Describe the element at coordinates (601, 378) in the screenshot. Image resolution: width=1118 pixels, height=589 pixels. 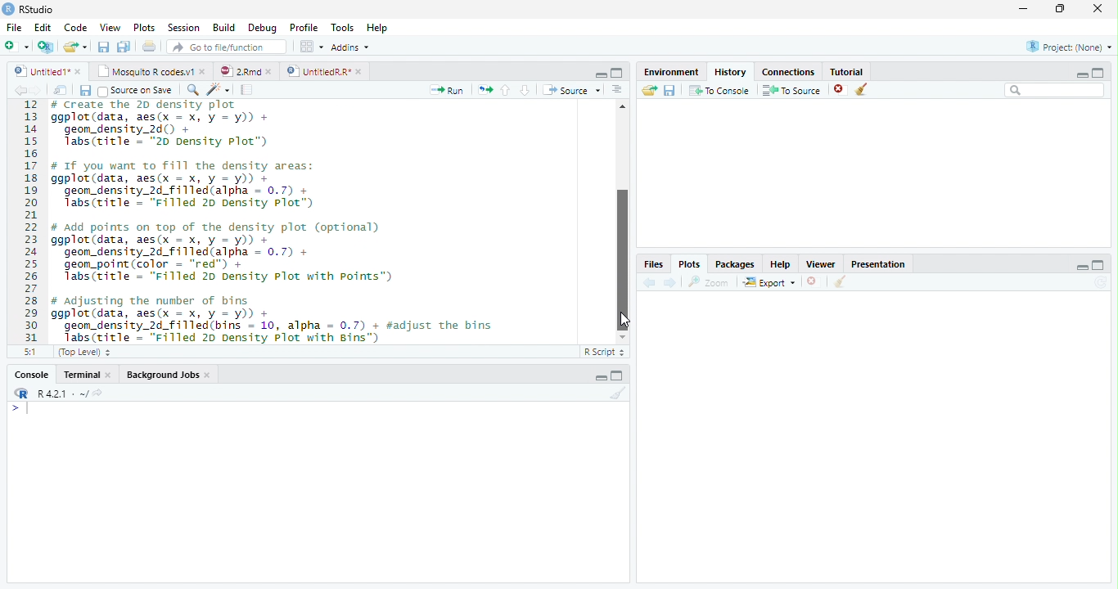
I see `minimize` at that location.